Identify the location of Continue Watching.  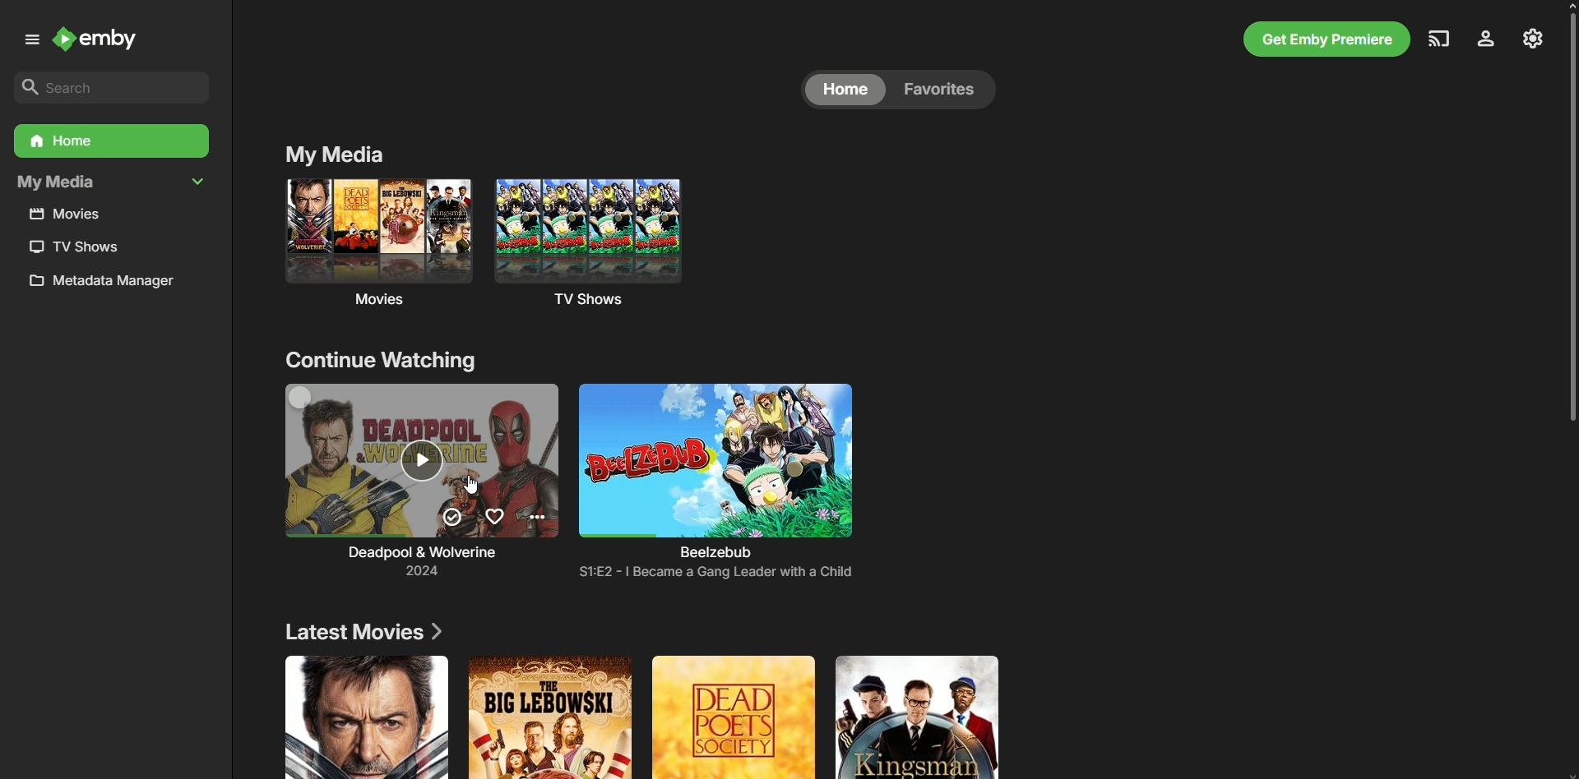
(387, 365).